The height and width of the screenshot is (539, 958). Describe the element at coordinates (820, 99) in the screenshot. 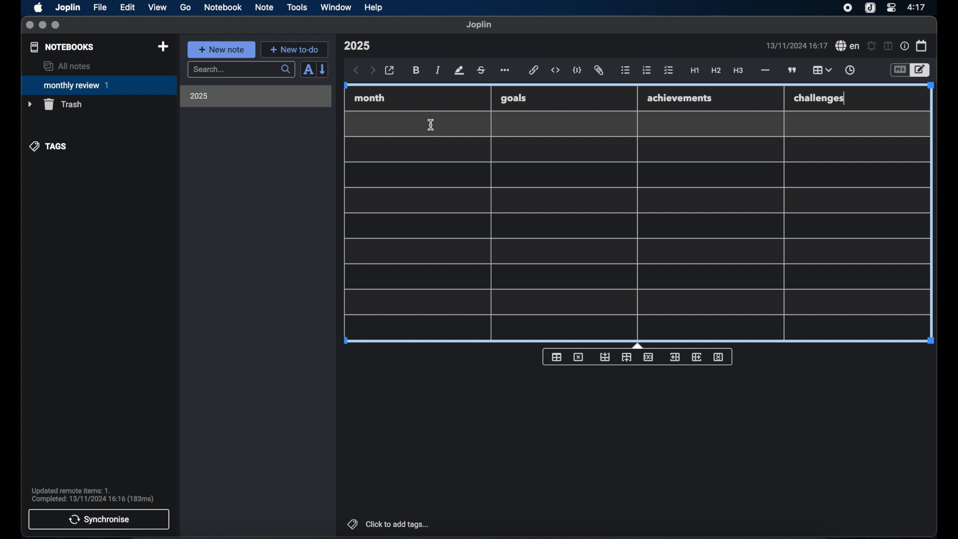

I see `challenges` at that location.